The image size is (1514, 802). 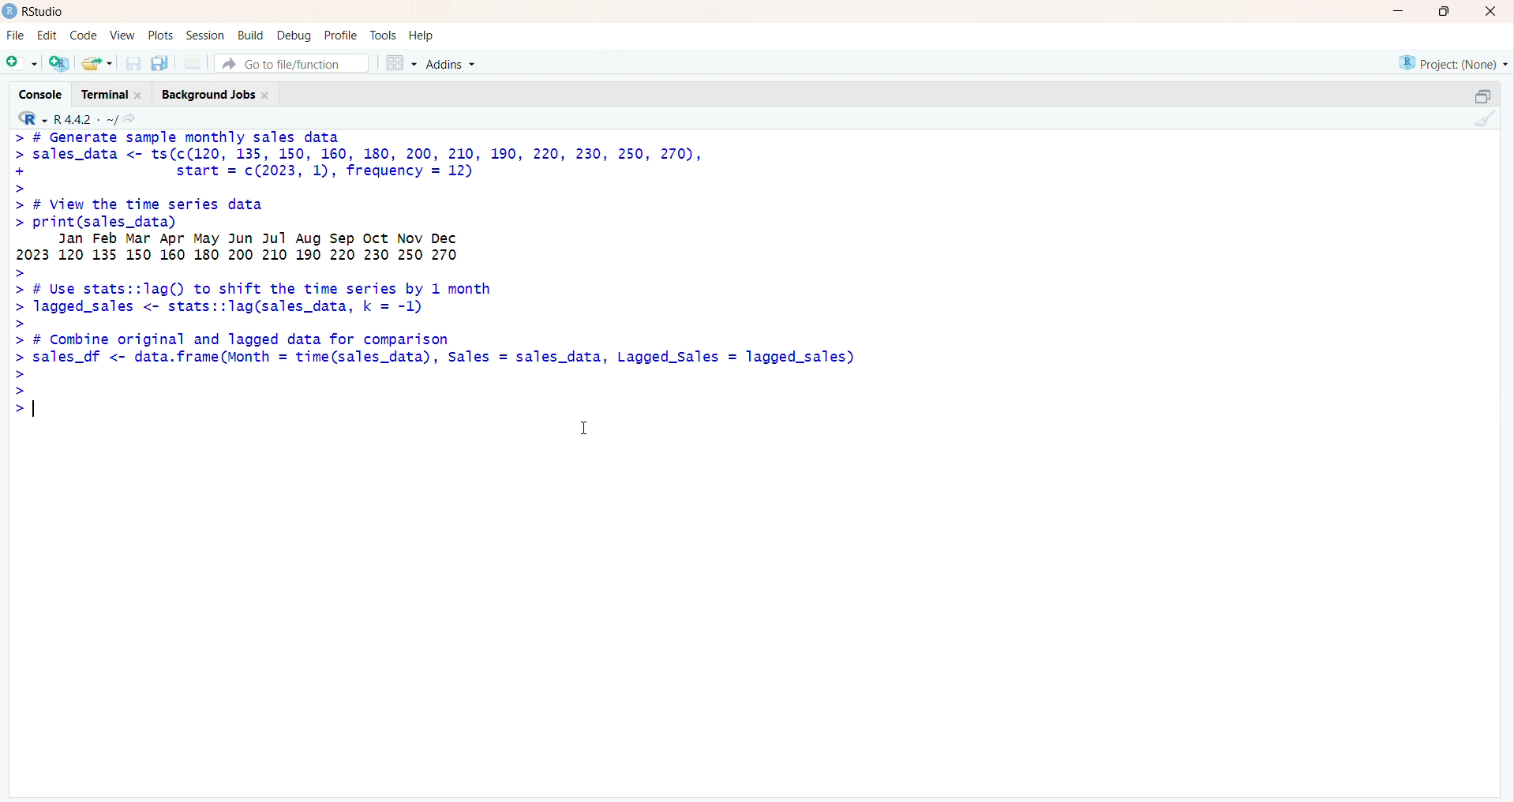 What do you see at coordinates (193, 63) in the screenshot?
I see `print the current file` at bounding box center [193, 63].